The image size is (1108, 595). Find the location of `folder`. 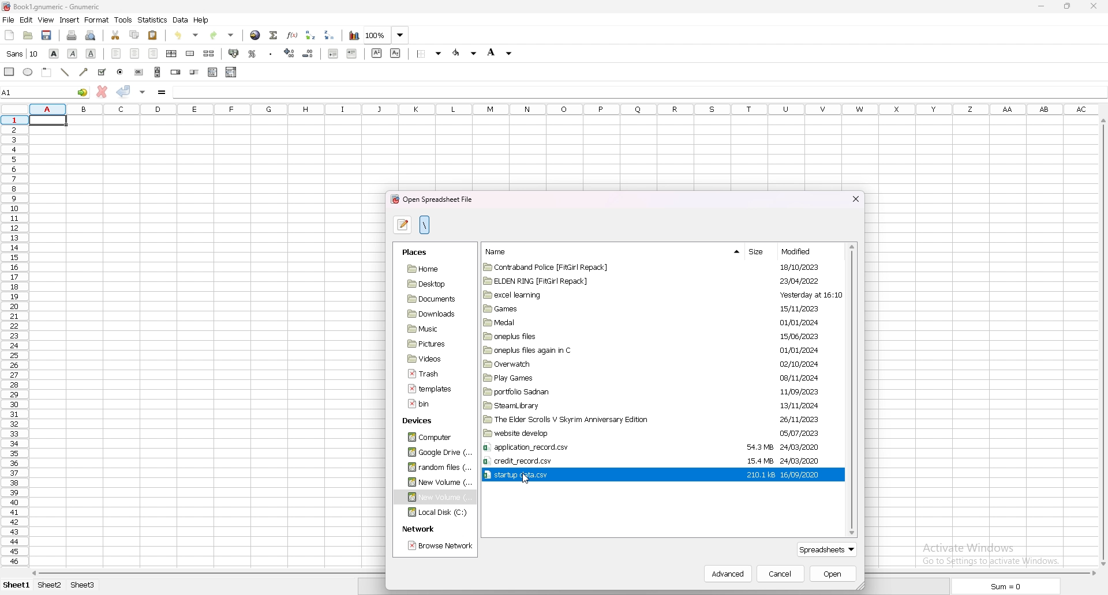

folder is located at coordinates (433, 468).